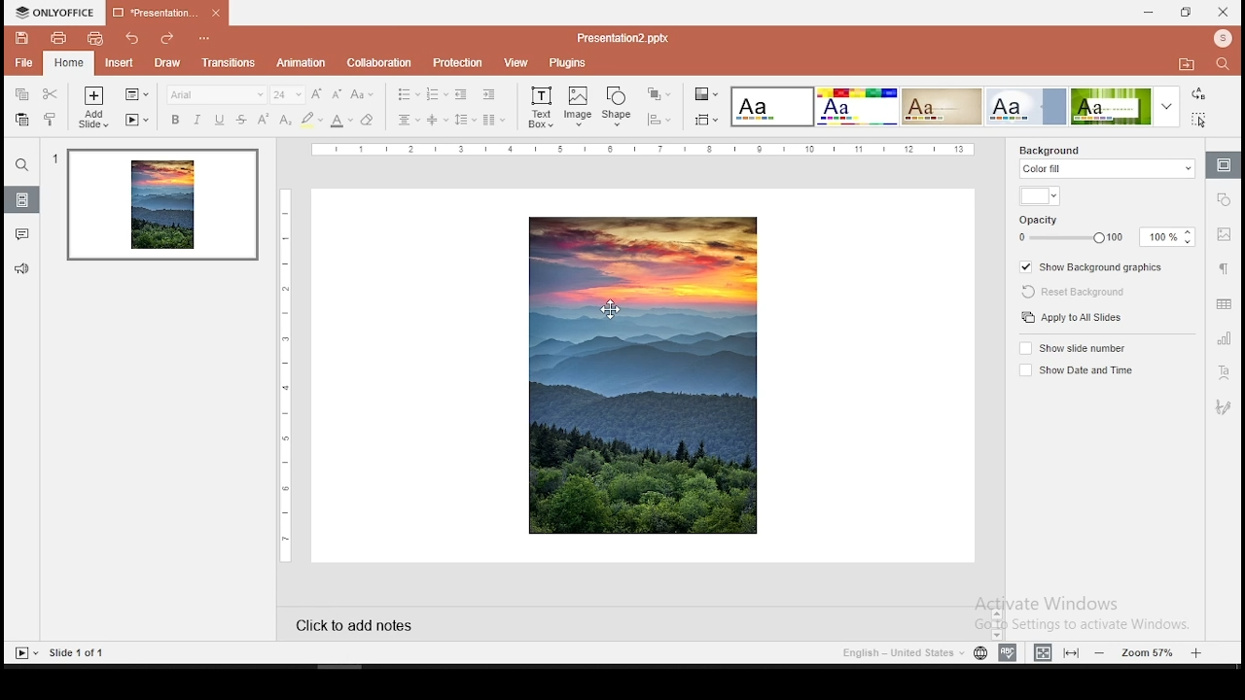  I want to click on zoom level, so click(1151, 651).